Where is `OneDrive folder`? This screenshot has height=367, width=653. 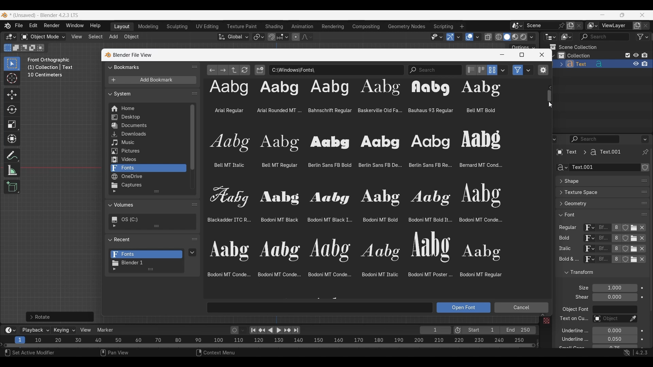
OneDrive folder is located at coordinates (148, 177).